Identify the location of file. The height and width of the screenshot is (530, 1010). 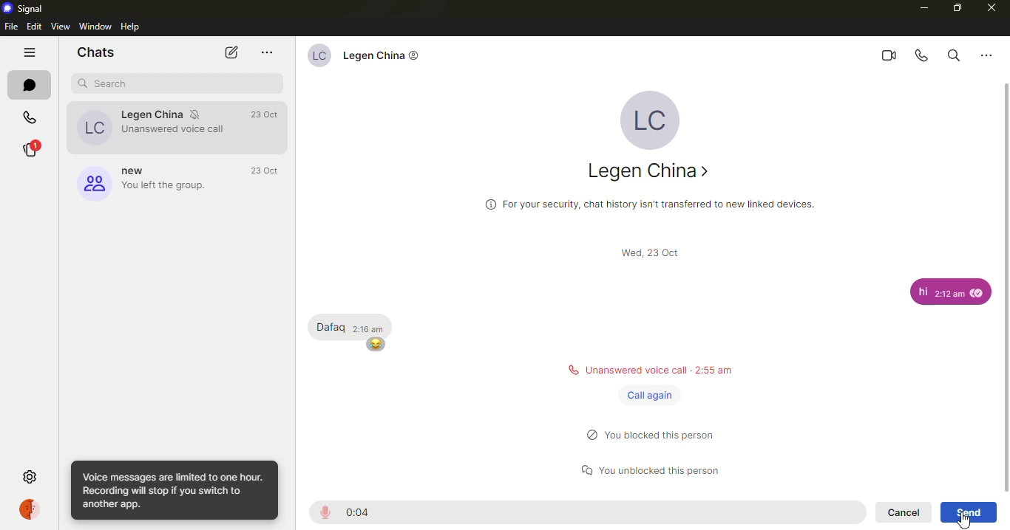
(12, 26).